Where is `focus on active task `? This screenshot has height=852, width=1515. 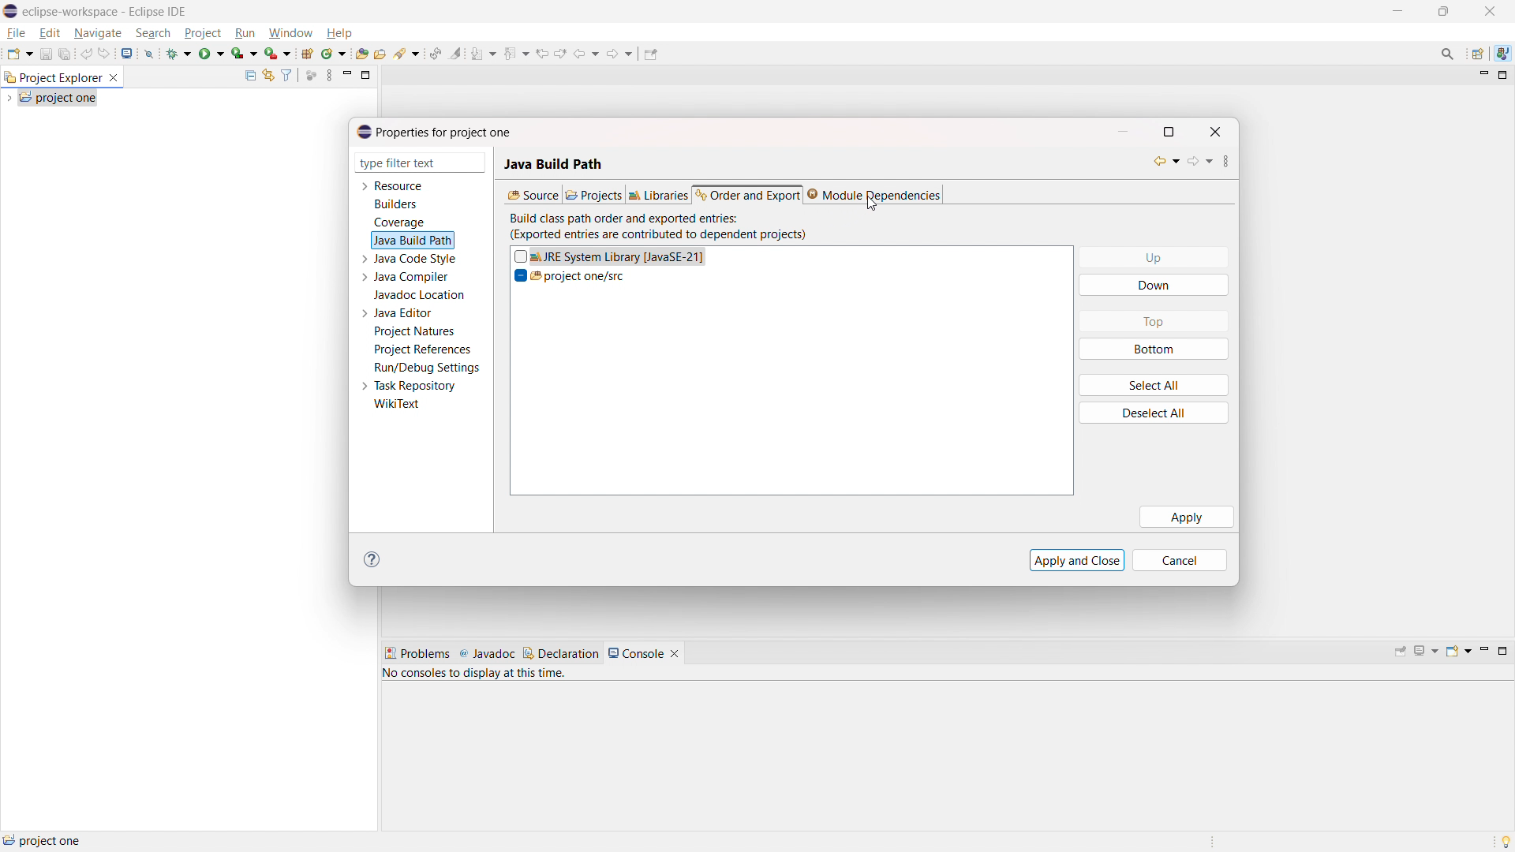 focus on active task  is located at coordinates (312, 76).